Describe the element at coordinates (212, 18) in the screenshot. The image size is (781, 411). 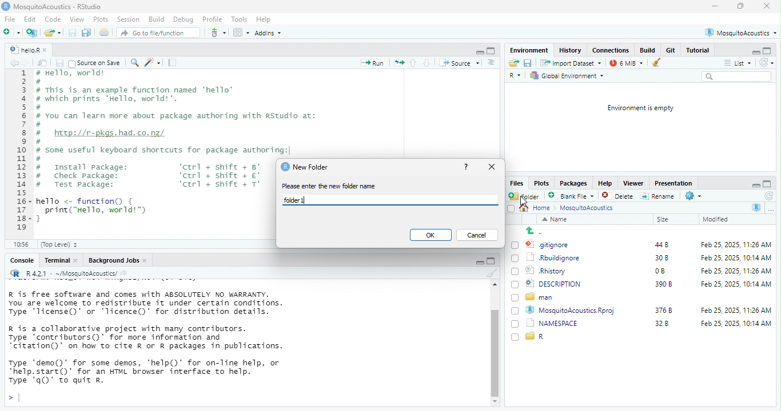
I see `Profile` at that location.